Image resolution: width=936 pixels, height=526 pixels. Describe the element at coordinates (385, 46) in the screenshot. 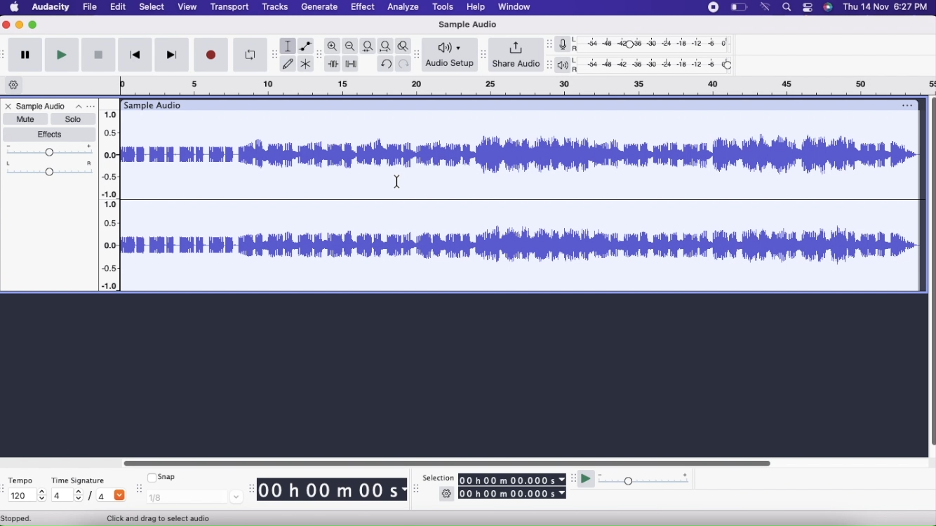

I see `Fit Project to width` at that location.